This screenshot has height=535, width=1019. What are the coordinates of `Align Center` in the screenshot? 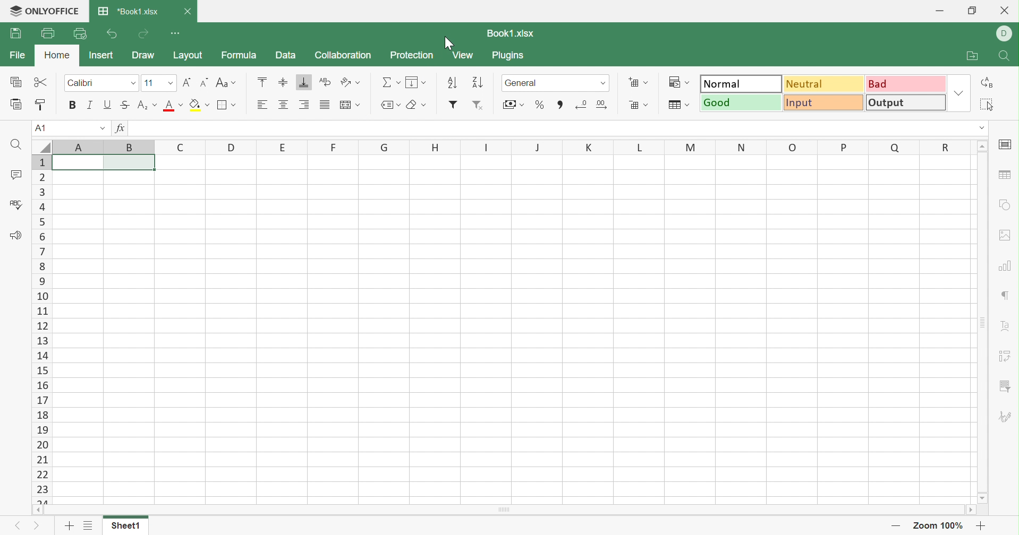 It's located at (284, 106).